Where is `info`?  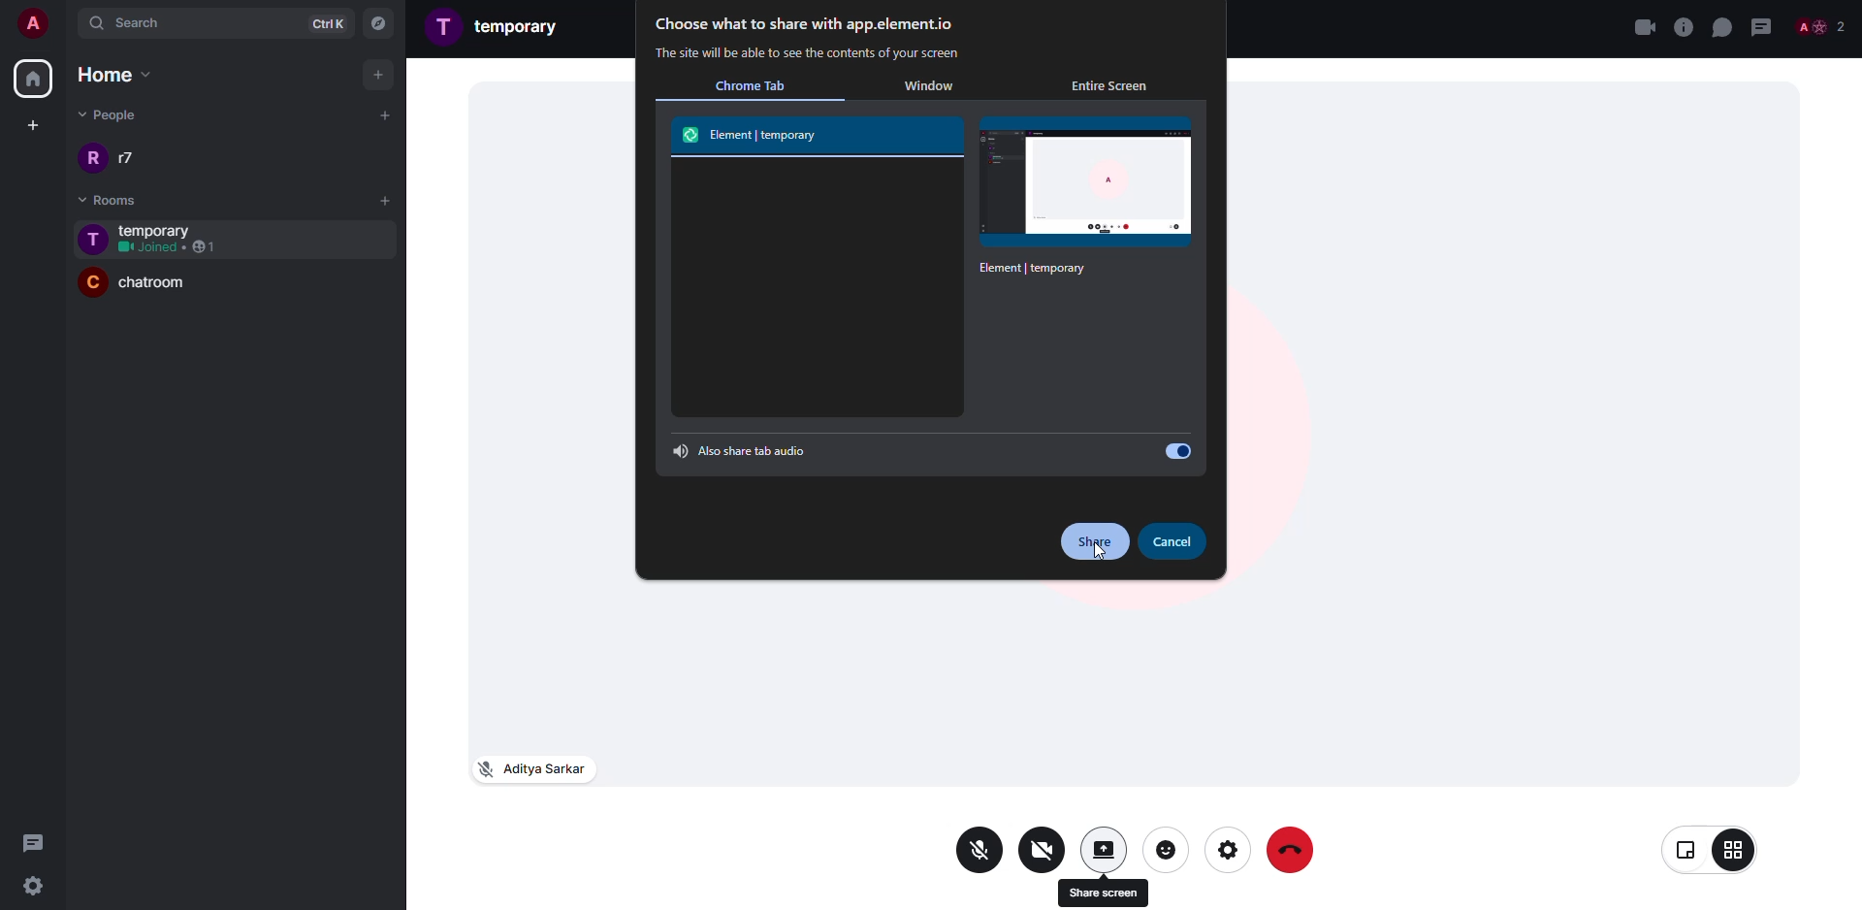
info is located at coordinates (808, 54).